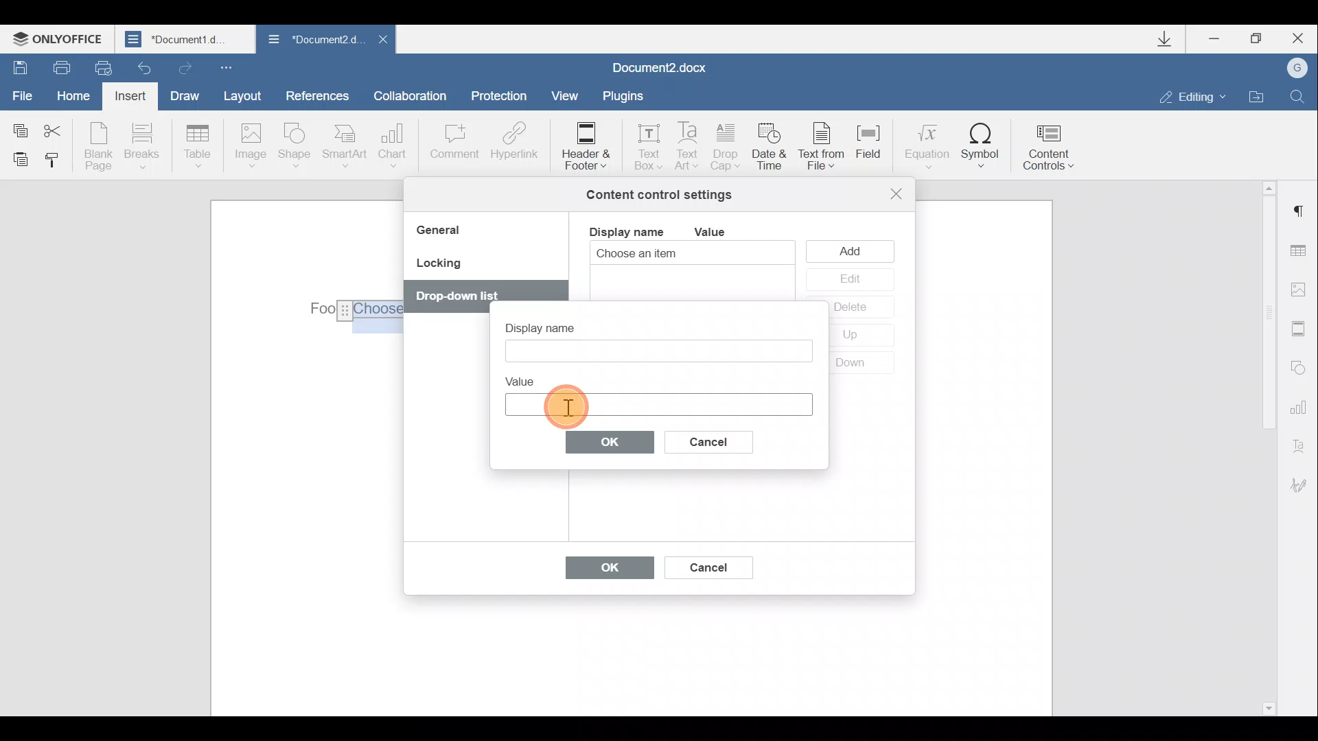 The height and width of the screenshot is (741, 1318). I want to click on Equation, so click(925, 143).